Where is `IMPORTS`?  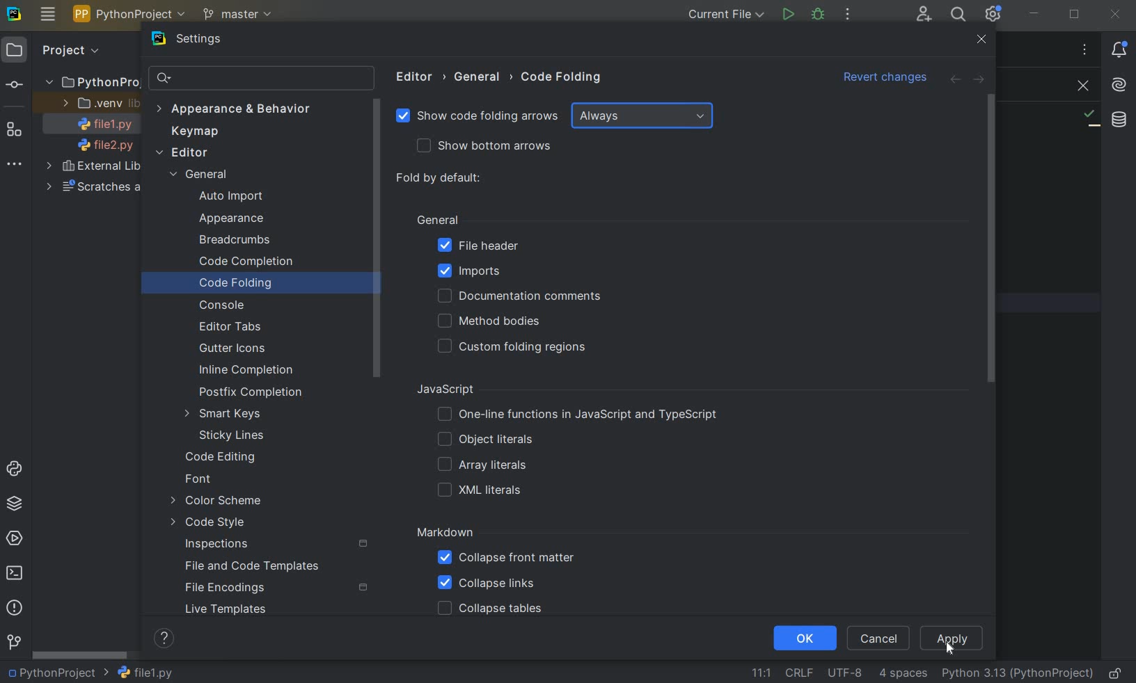
IMPORTS is located at coordinates (490, 271).